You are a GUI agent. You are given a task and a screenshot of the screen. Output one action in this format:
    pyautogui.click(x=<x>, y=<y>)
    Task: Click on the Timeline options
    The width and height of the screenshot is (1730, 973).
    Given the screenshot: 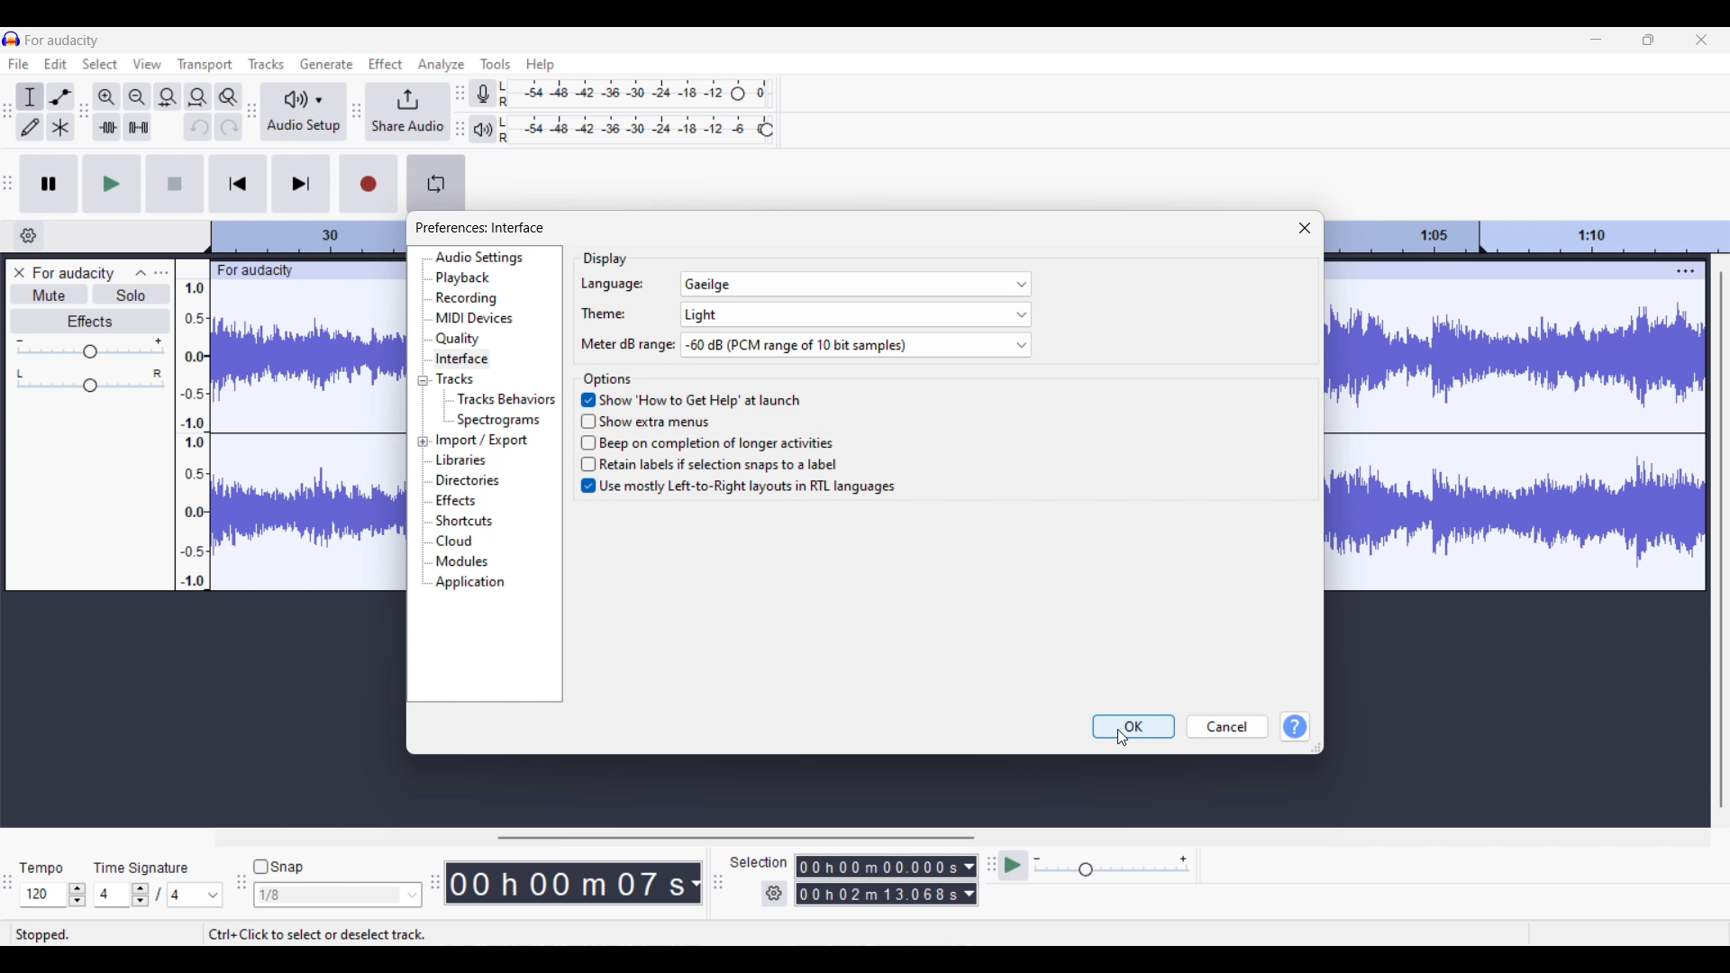 What is the action you would take?
    pyautogui.click(x=29, y=236)
    